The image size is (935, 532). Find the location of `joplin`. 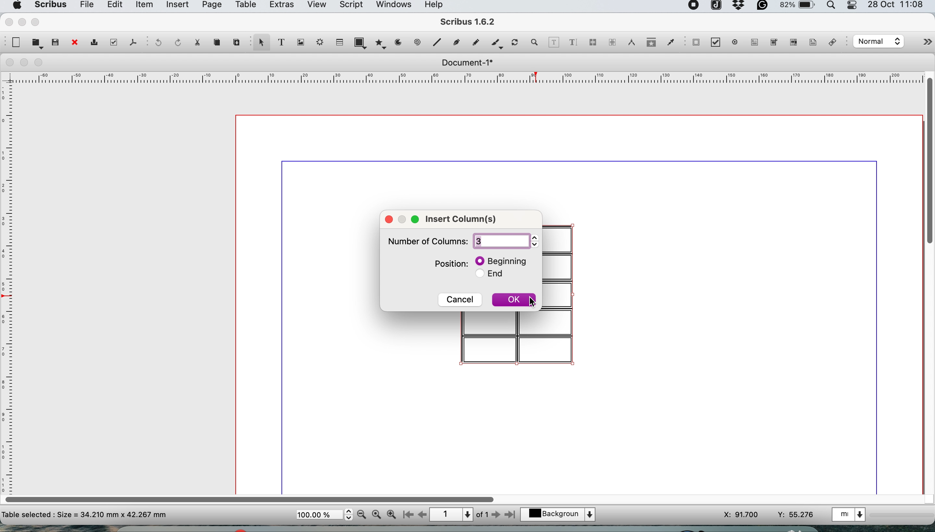

joplin is located at coordinates (715, 7).